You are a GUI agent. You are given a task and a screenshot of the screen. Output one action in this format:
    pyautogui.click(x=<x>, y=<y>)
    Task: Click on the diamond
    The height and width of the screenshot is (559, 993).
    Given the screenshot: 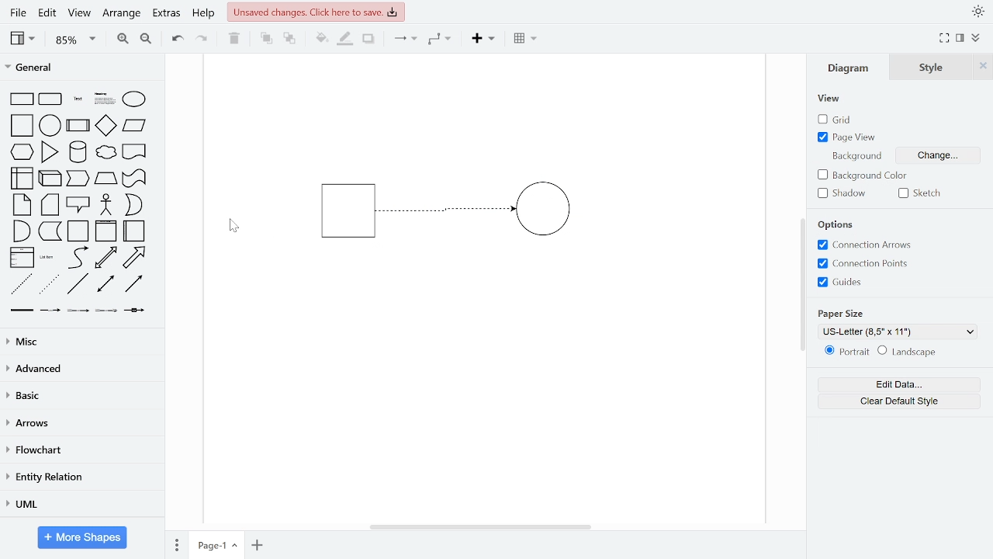 What is the action you would take?
    pyautogui.click(x=106, y=127)
    